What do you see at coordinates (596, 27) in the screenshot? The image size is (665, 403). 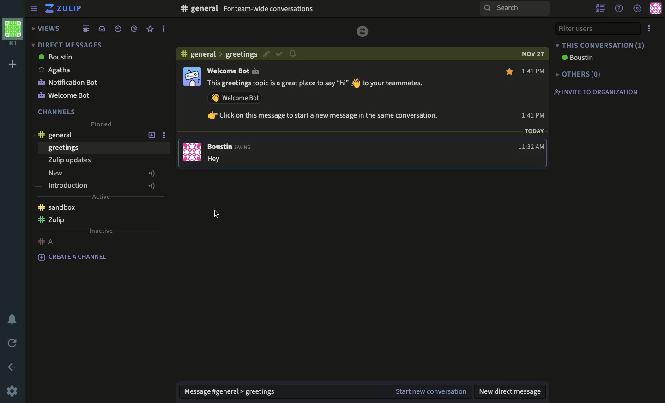 I see `filter users` at bounding box center [596, 27].